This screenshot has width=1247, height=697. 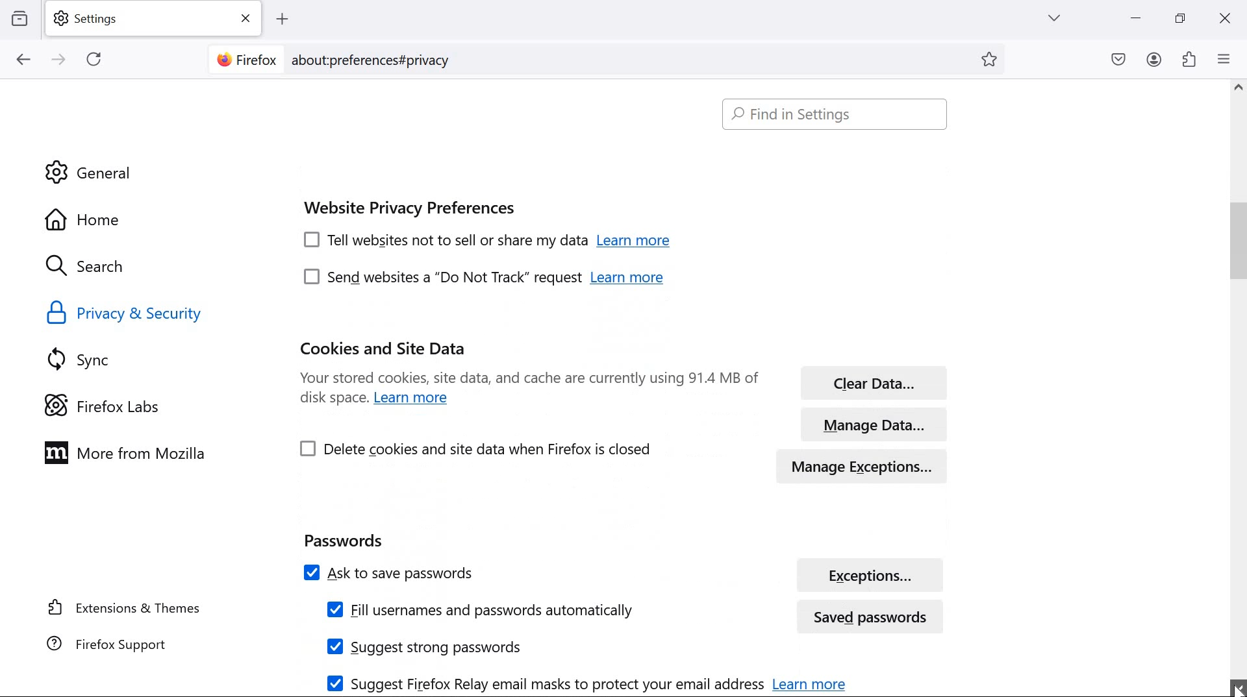 What do you see at coordinates (1239, 388) in the screenshot?
I see `scrollbar` at bounding box center [1239, 388].